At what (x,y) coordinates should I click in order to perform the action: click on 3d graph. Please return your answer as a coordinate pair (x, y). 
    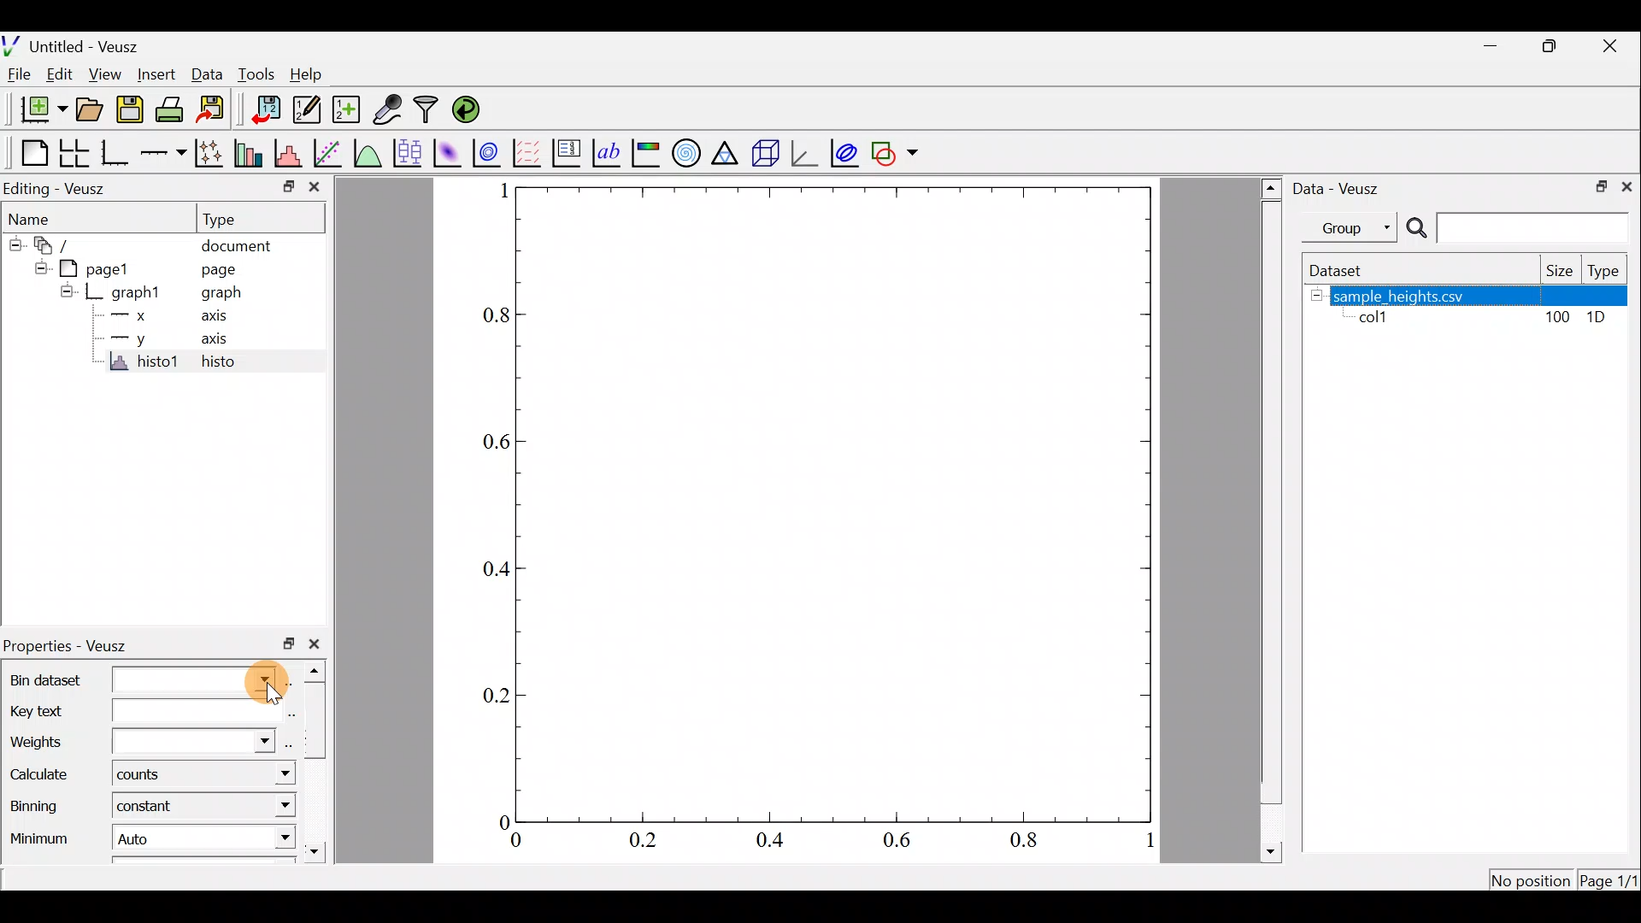
    Looking at the image, I should click on (806, 153).